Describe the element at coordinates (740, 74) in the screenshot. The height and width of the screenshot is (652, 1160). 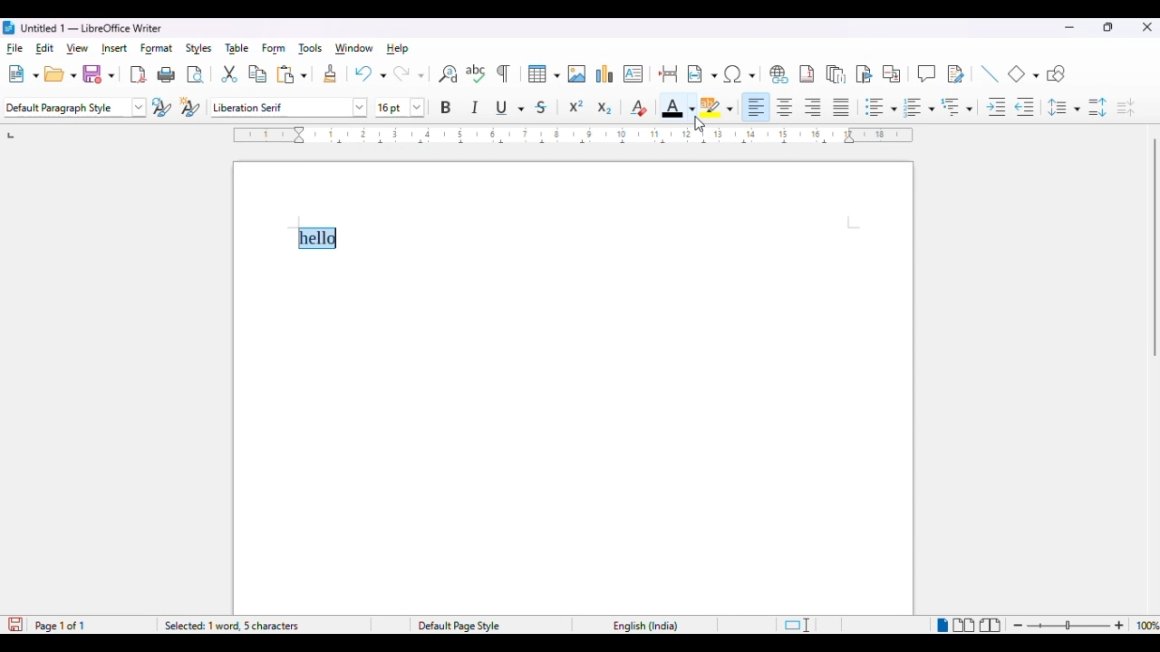
I see `insert special characters` at that location.